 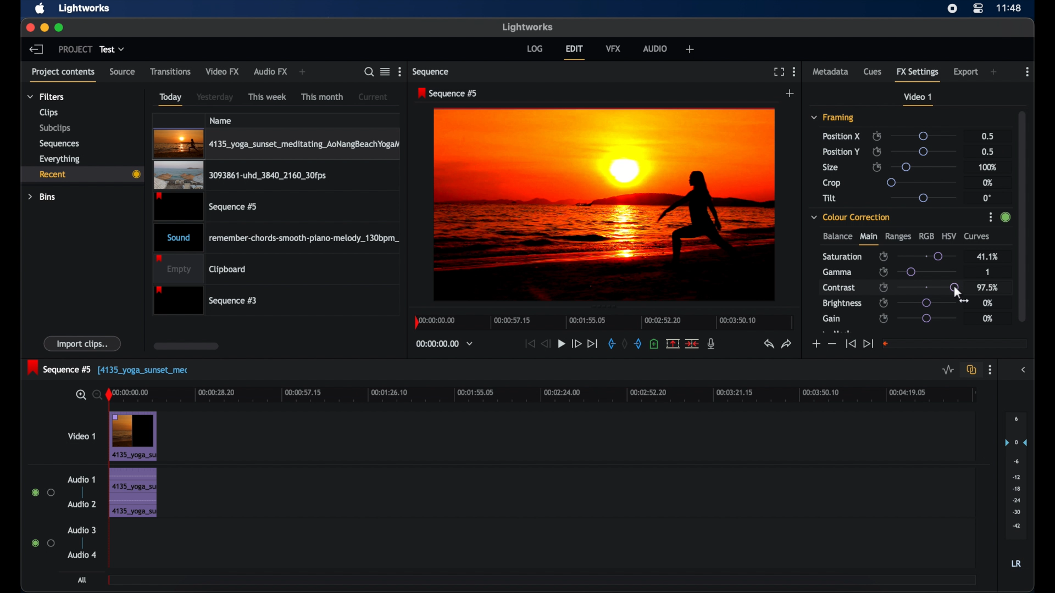 What do you see at coordinates (923, 166) in the screenshot?
I see `slider` at bounding box center [923, 166].